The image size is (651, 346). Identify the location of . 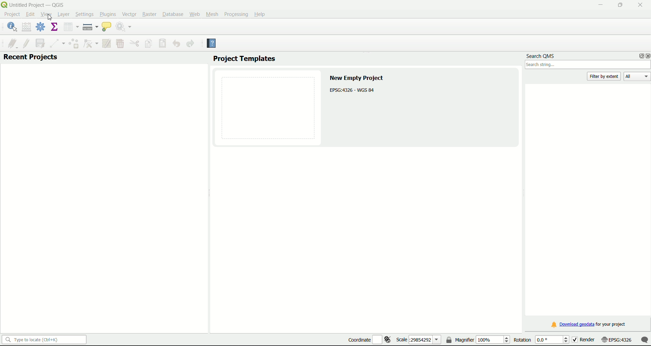
(135, 43).